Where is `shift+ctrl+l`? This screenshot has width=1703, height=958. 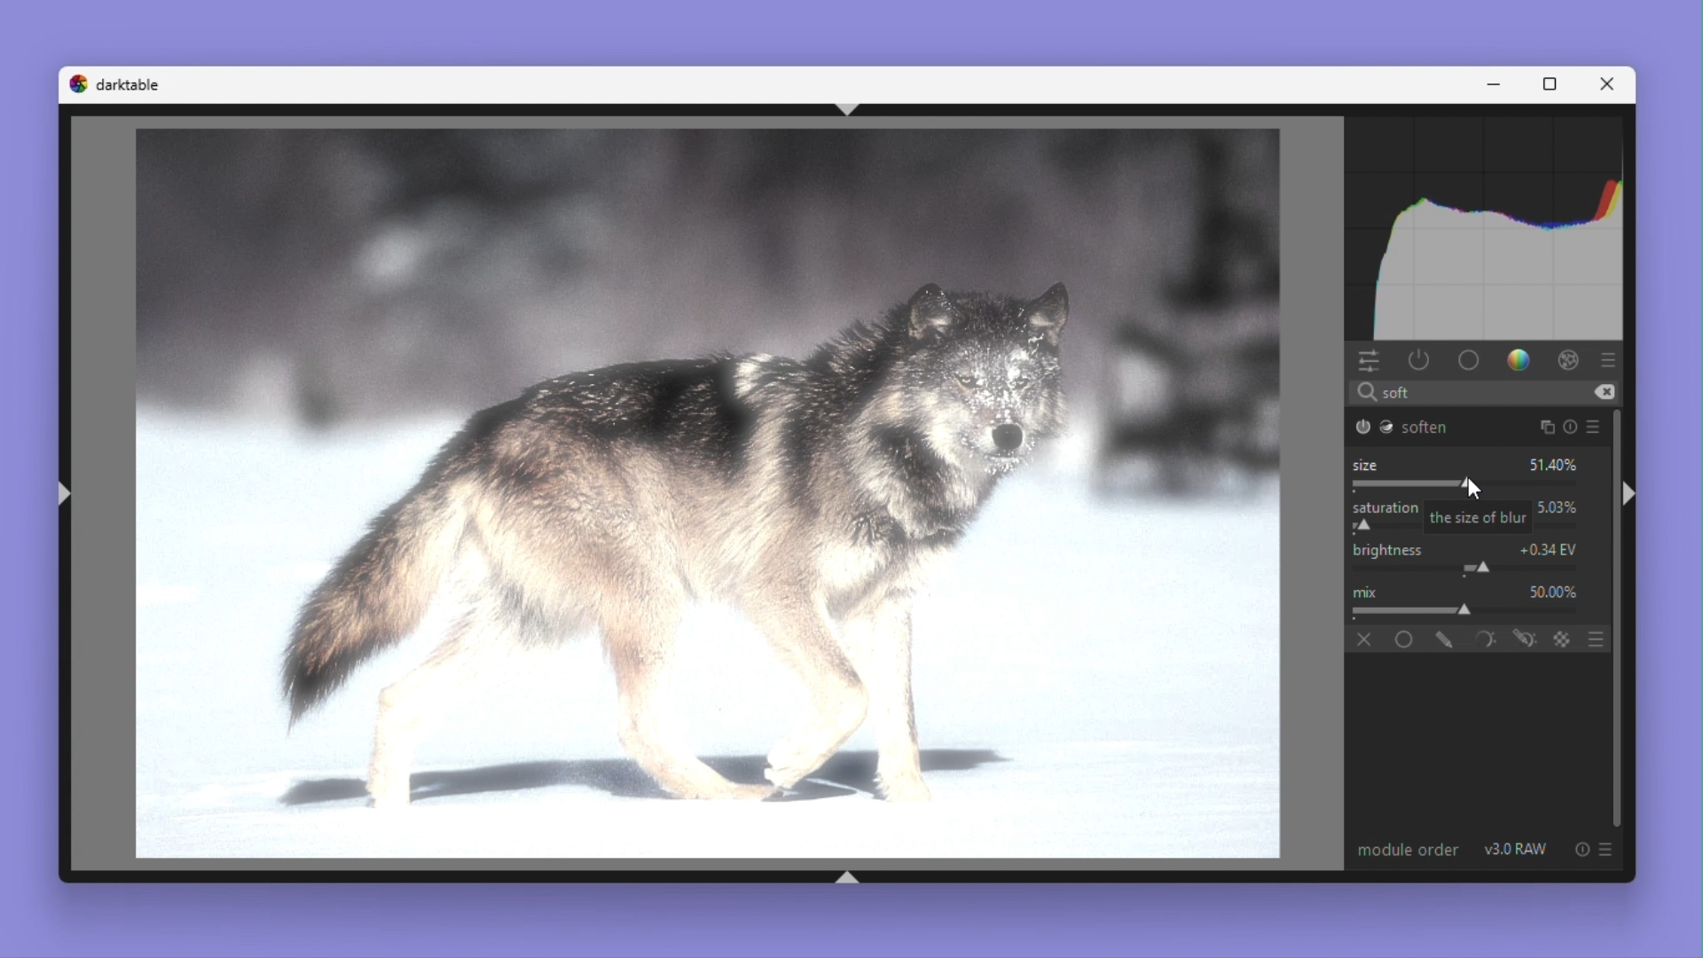 shift+ctrl+l is located at coordinates (66, 492).